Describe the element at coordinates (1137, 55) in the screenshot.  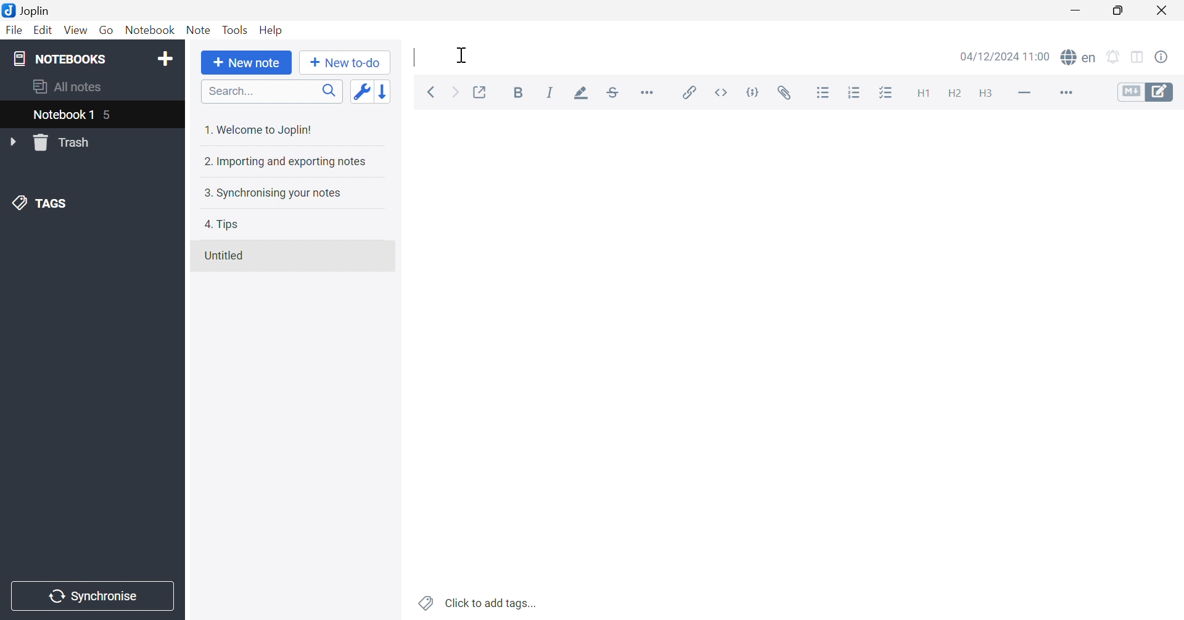
I see `Toggle editors layout` at that location.